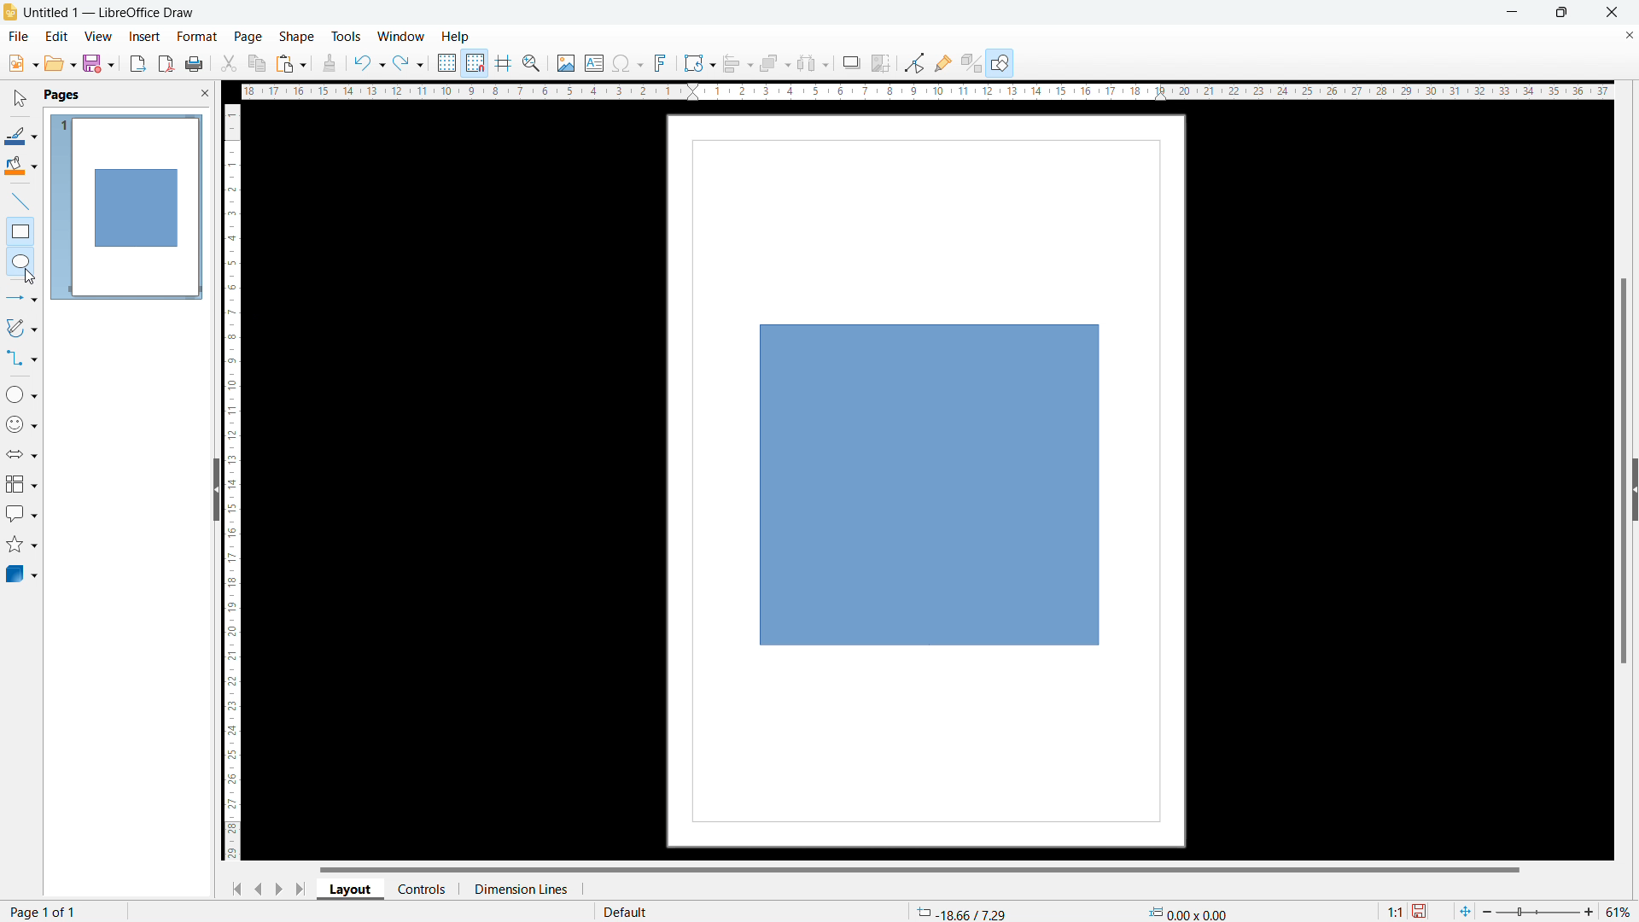 This screenshot has height=922, width=1639. I want to click on help, so click(457, 38).